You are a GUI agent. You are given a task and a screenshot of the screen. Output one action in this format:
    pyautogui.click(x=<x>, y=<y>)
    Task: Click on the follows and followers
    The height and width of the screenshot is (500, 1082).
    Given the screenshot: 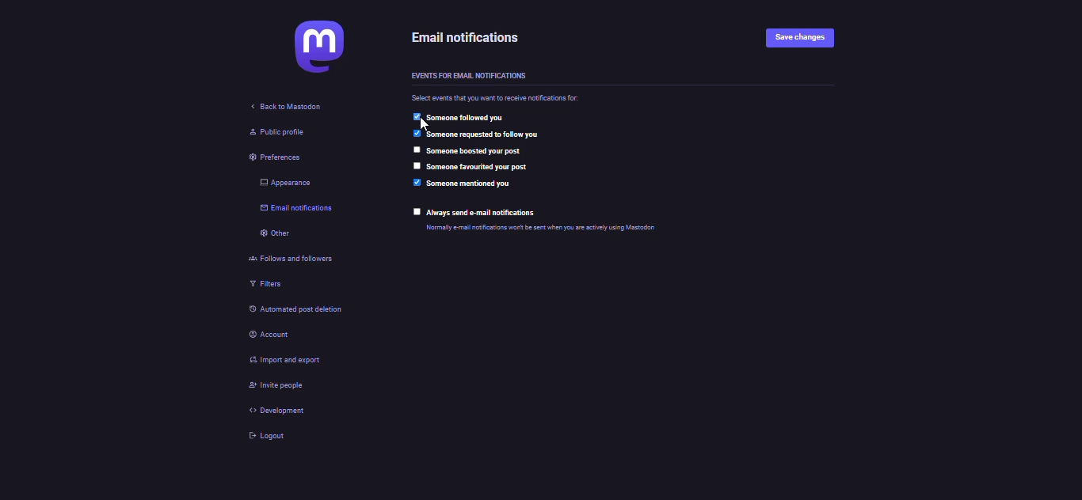 What is the action you would take?
    pyautogui.click(x=290, y=258)
    